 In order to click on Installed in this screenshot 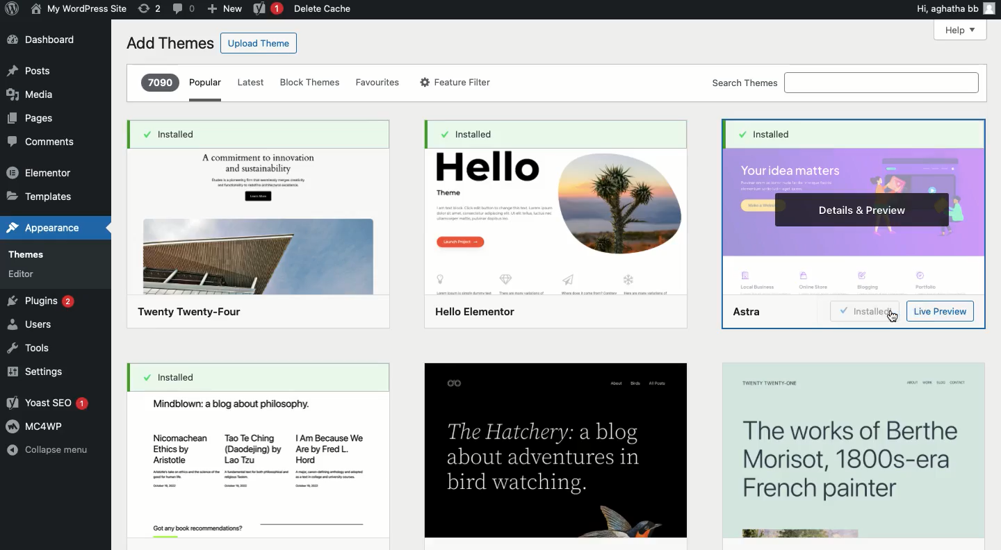, I will do `click(262, 134)`.